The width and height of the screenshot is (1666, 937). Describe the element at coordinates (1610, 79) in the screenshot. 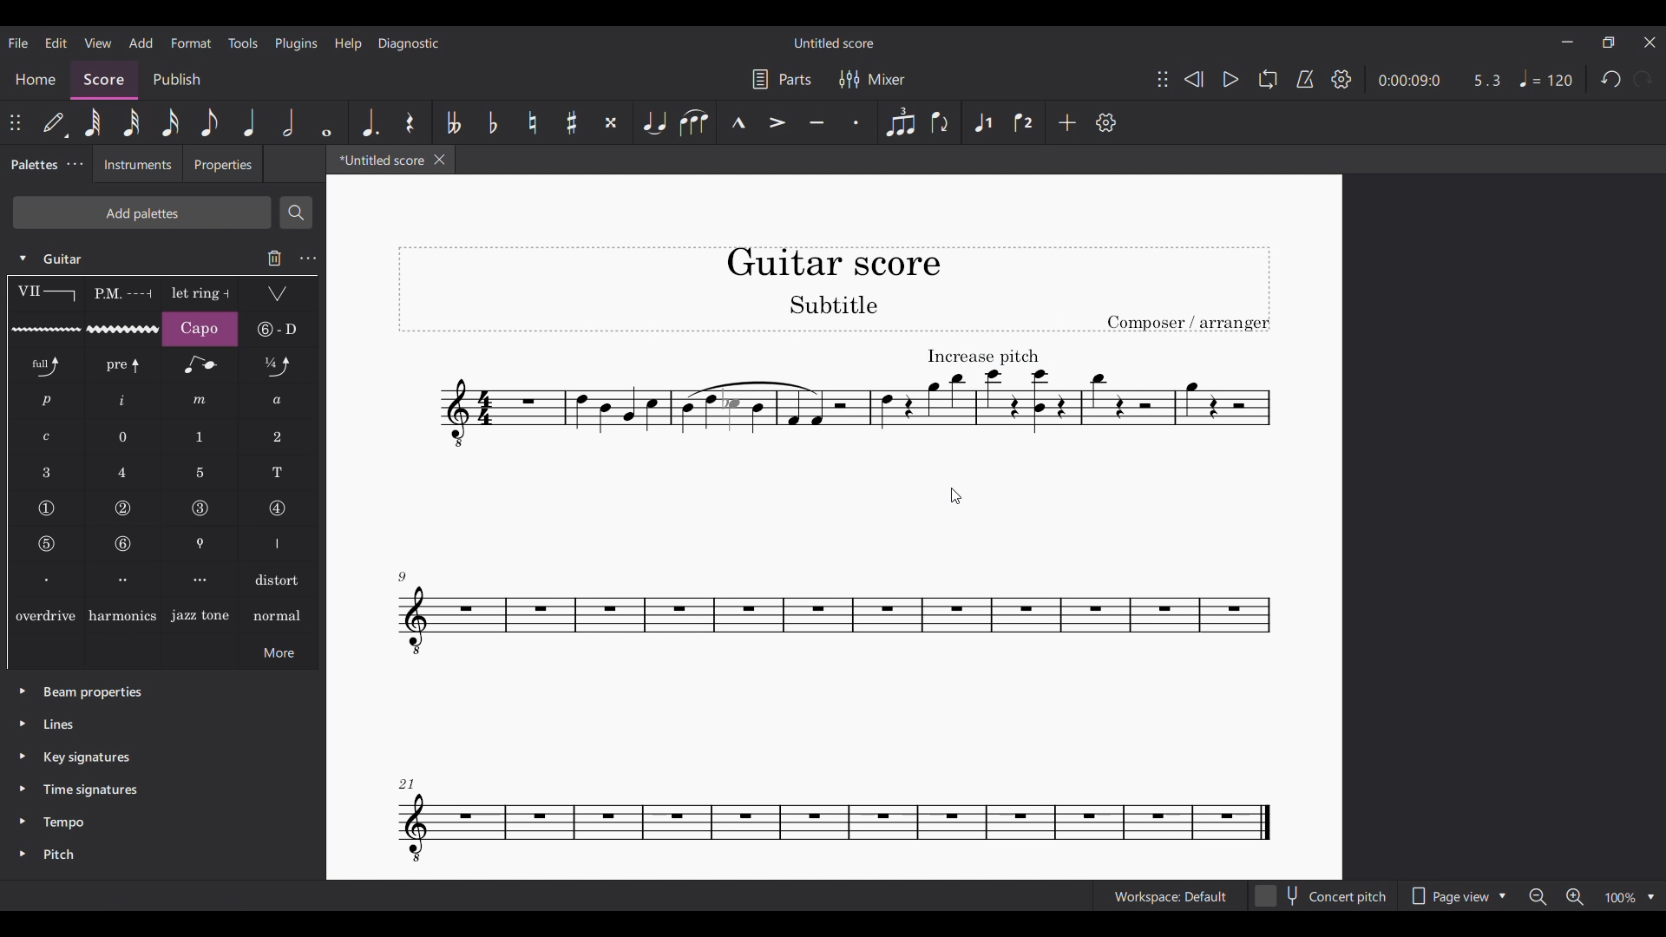

I see `Undo` at that location.